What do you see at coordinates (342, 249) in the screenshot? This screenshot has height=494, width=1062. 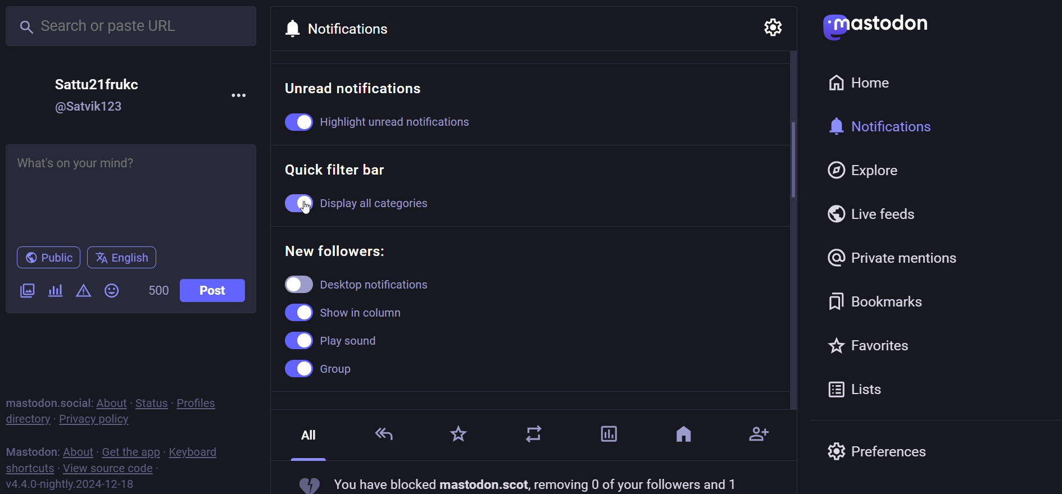 I see `new followers` at bounding box center [342, 249].